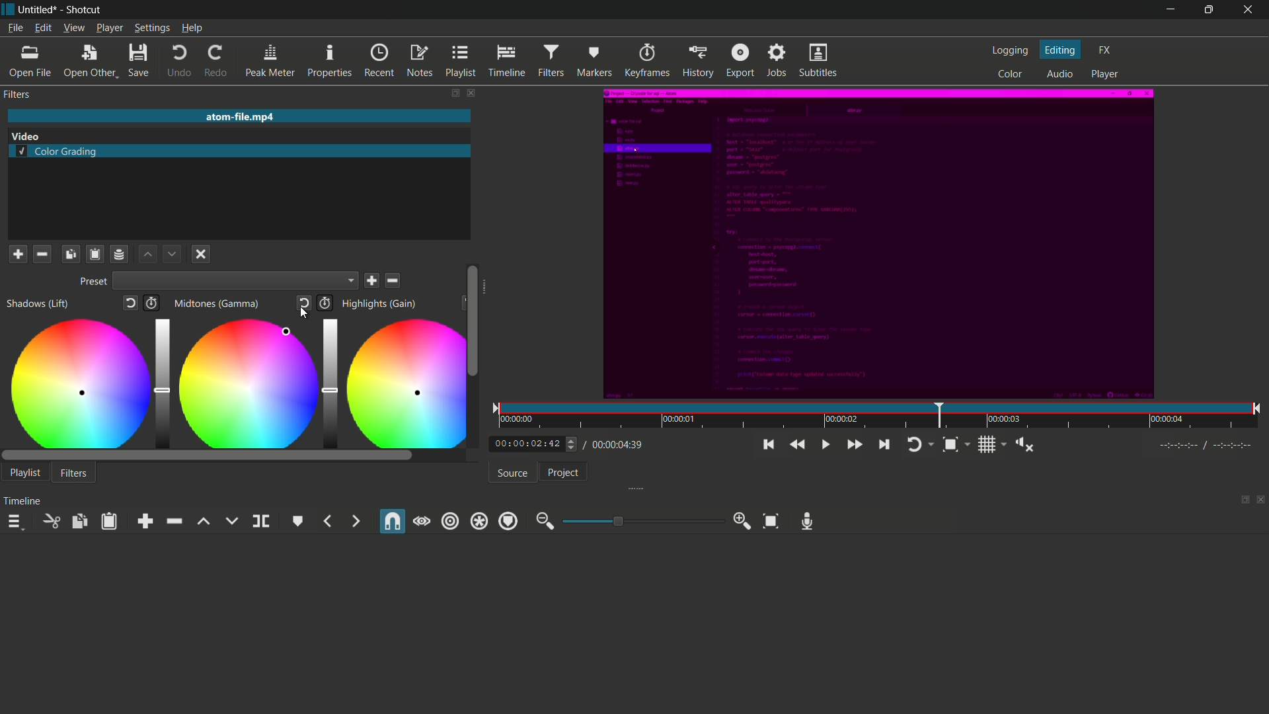 The image size is (1269, 714). I want to click on project name, so click(38, 9).